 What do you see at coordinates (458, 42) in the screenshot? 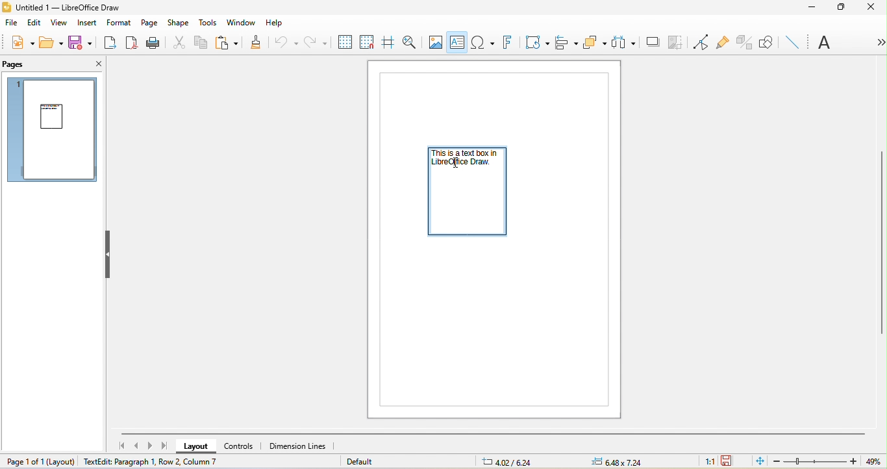
I see `text box` at bounding box center [458, 42].